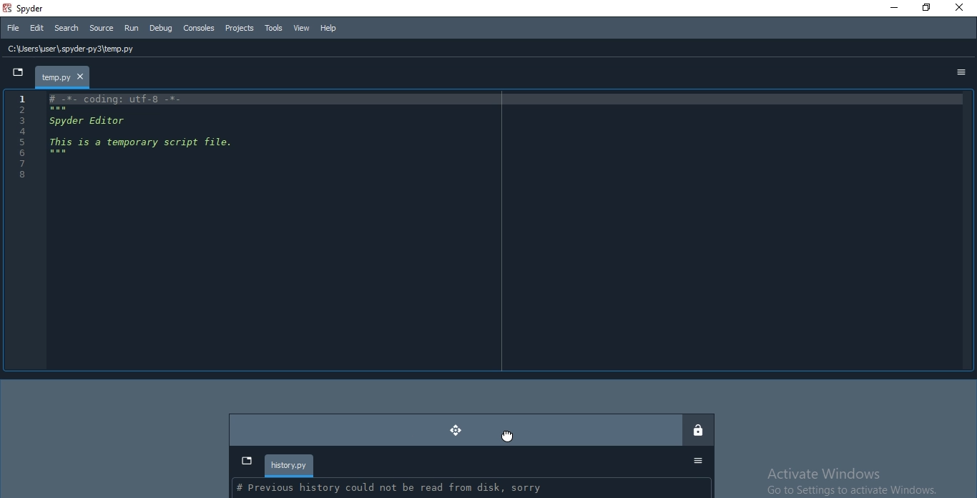  I want to click on lock, so click(699, 429).